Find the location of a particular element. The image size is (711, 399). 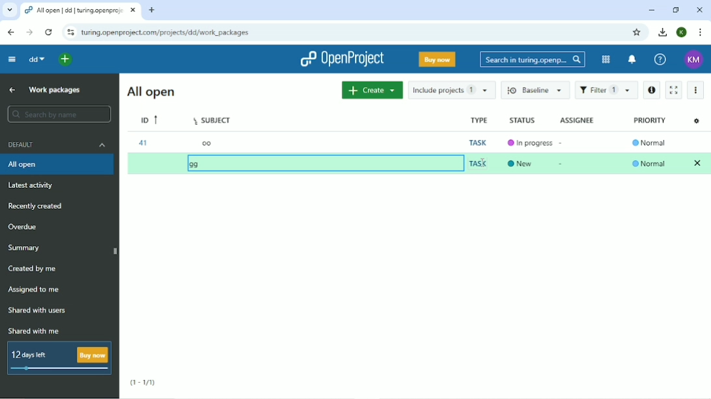

All open is located at coordinates (58, 165).